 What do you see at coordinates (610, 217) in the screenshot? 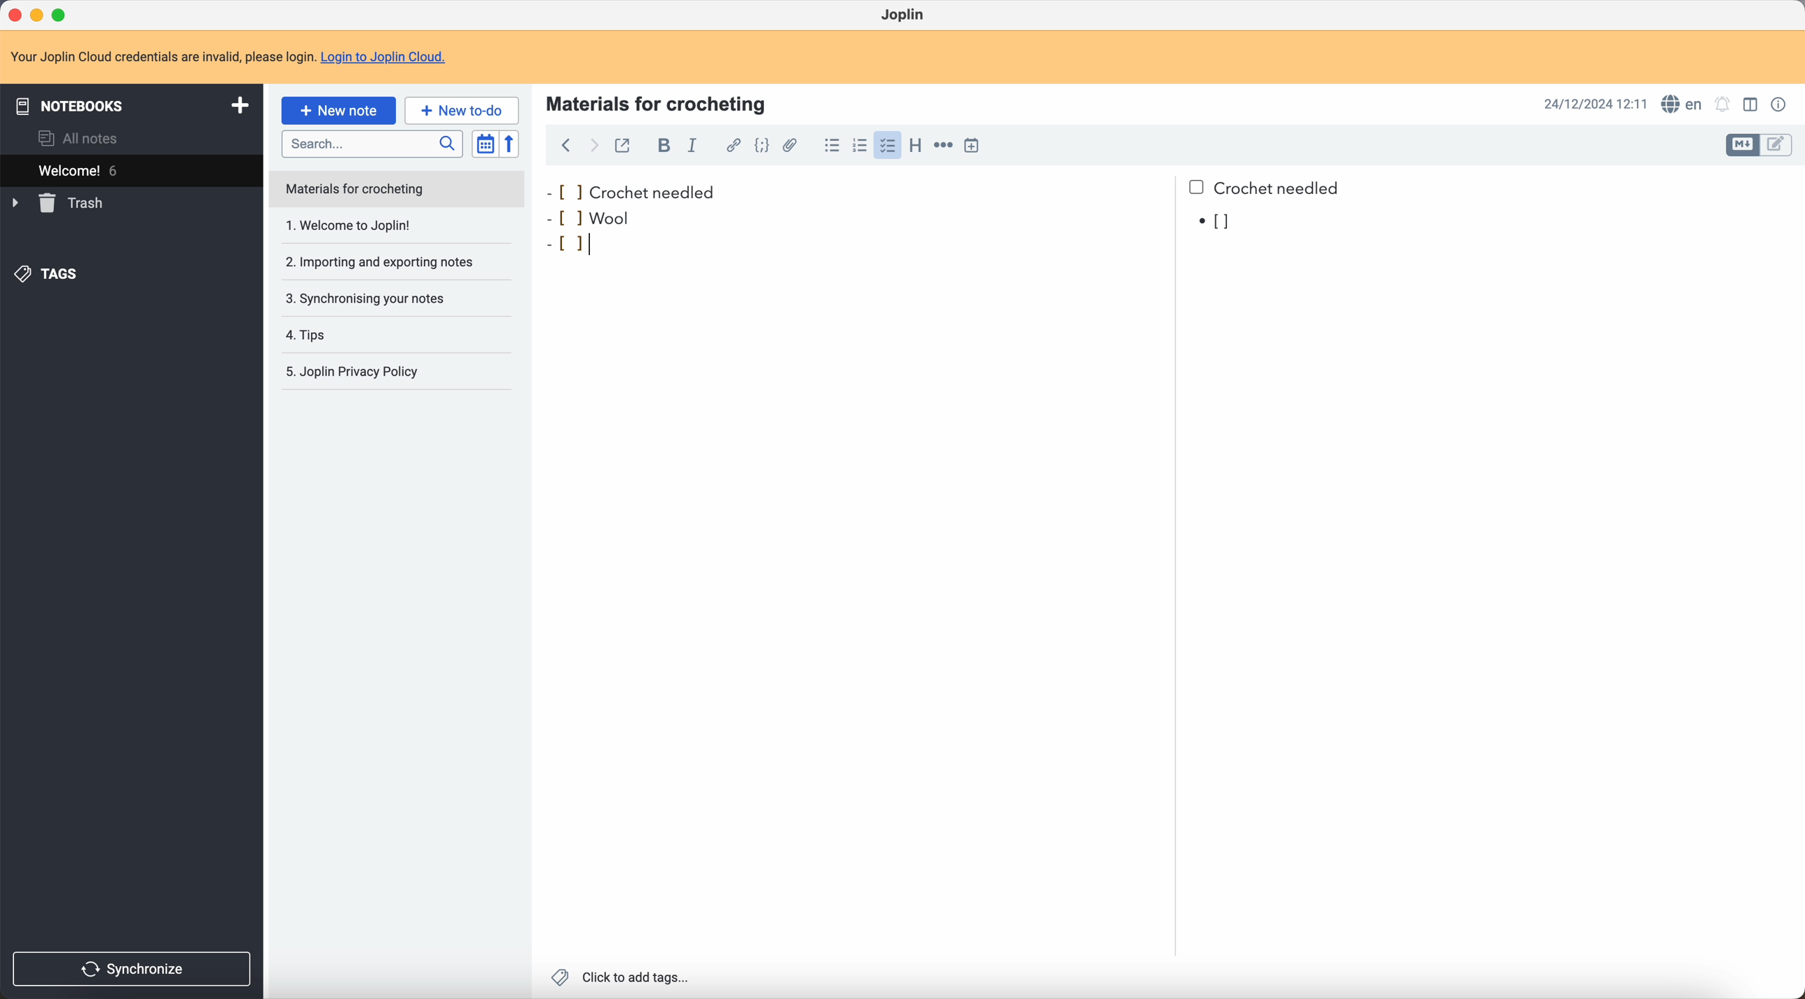
I see `wool` at bounding box center [610, 217].